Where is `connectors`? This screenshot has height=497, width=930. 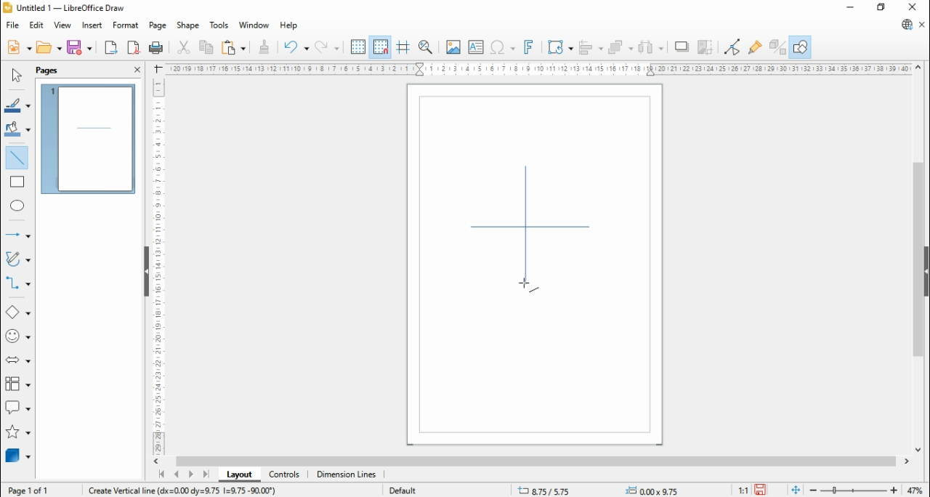 connectors is located at coordinates (17, 282).